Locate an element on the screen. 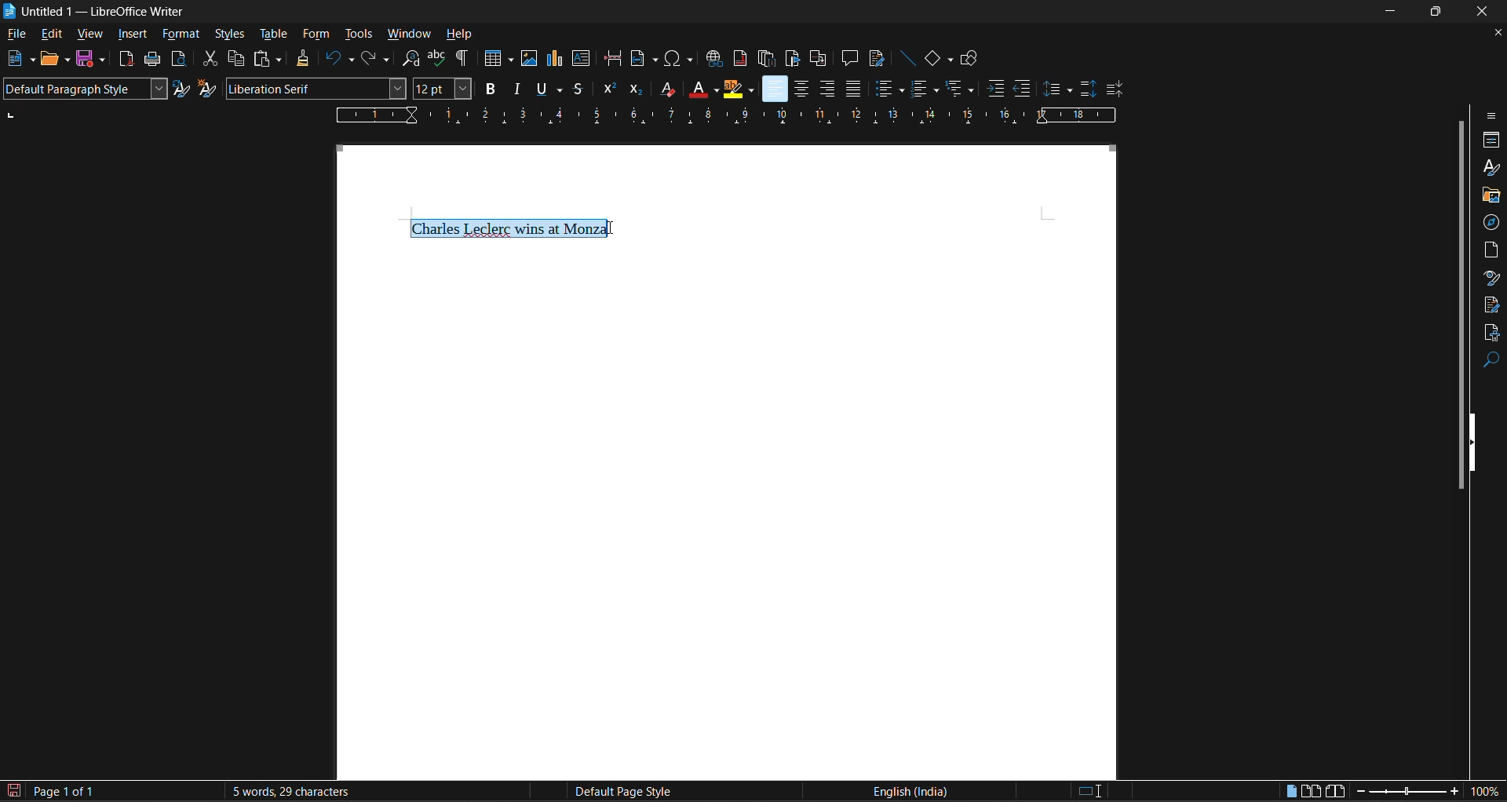 The image size is (1507, 802). maximize is located at coordinates (1438, 10).